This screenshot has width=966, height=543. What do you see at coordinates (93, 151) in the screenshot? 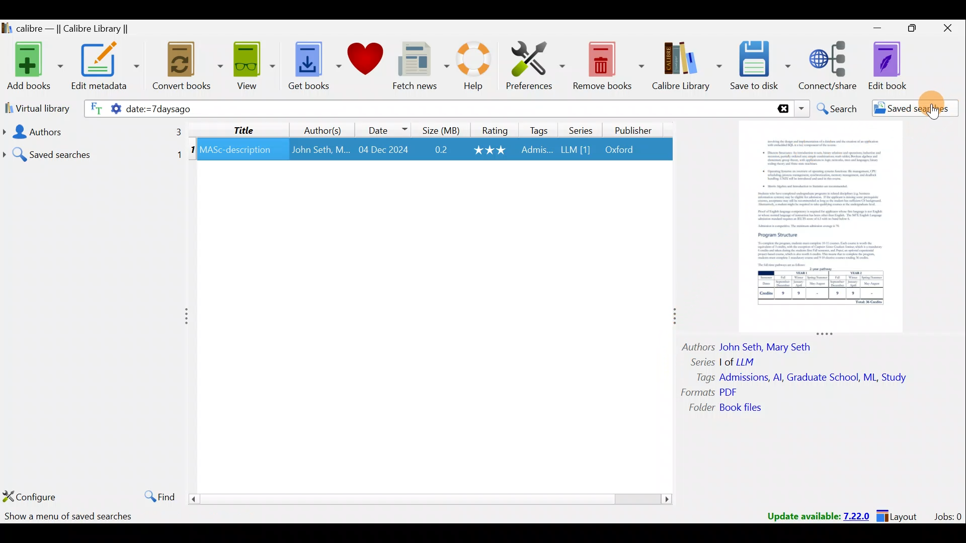
I see `Saved searches` at bounding box center [93, 151].